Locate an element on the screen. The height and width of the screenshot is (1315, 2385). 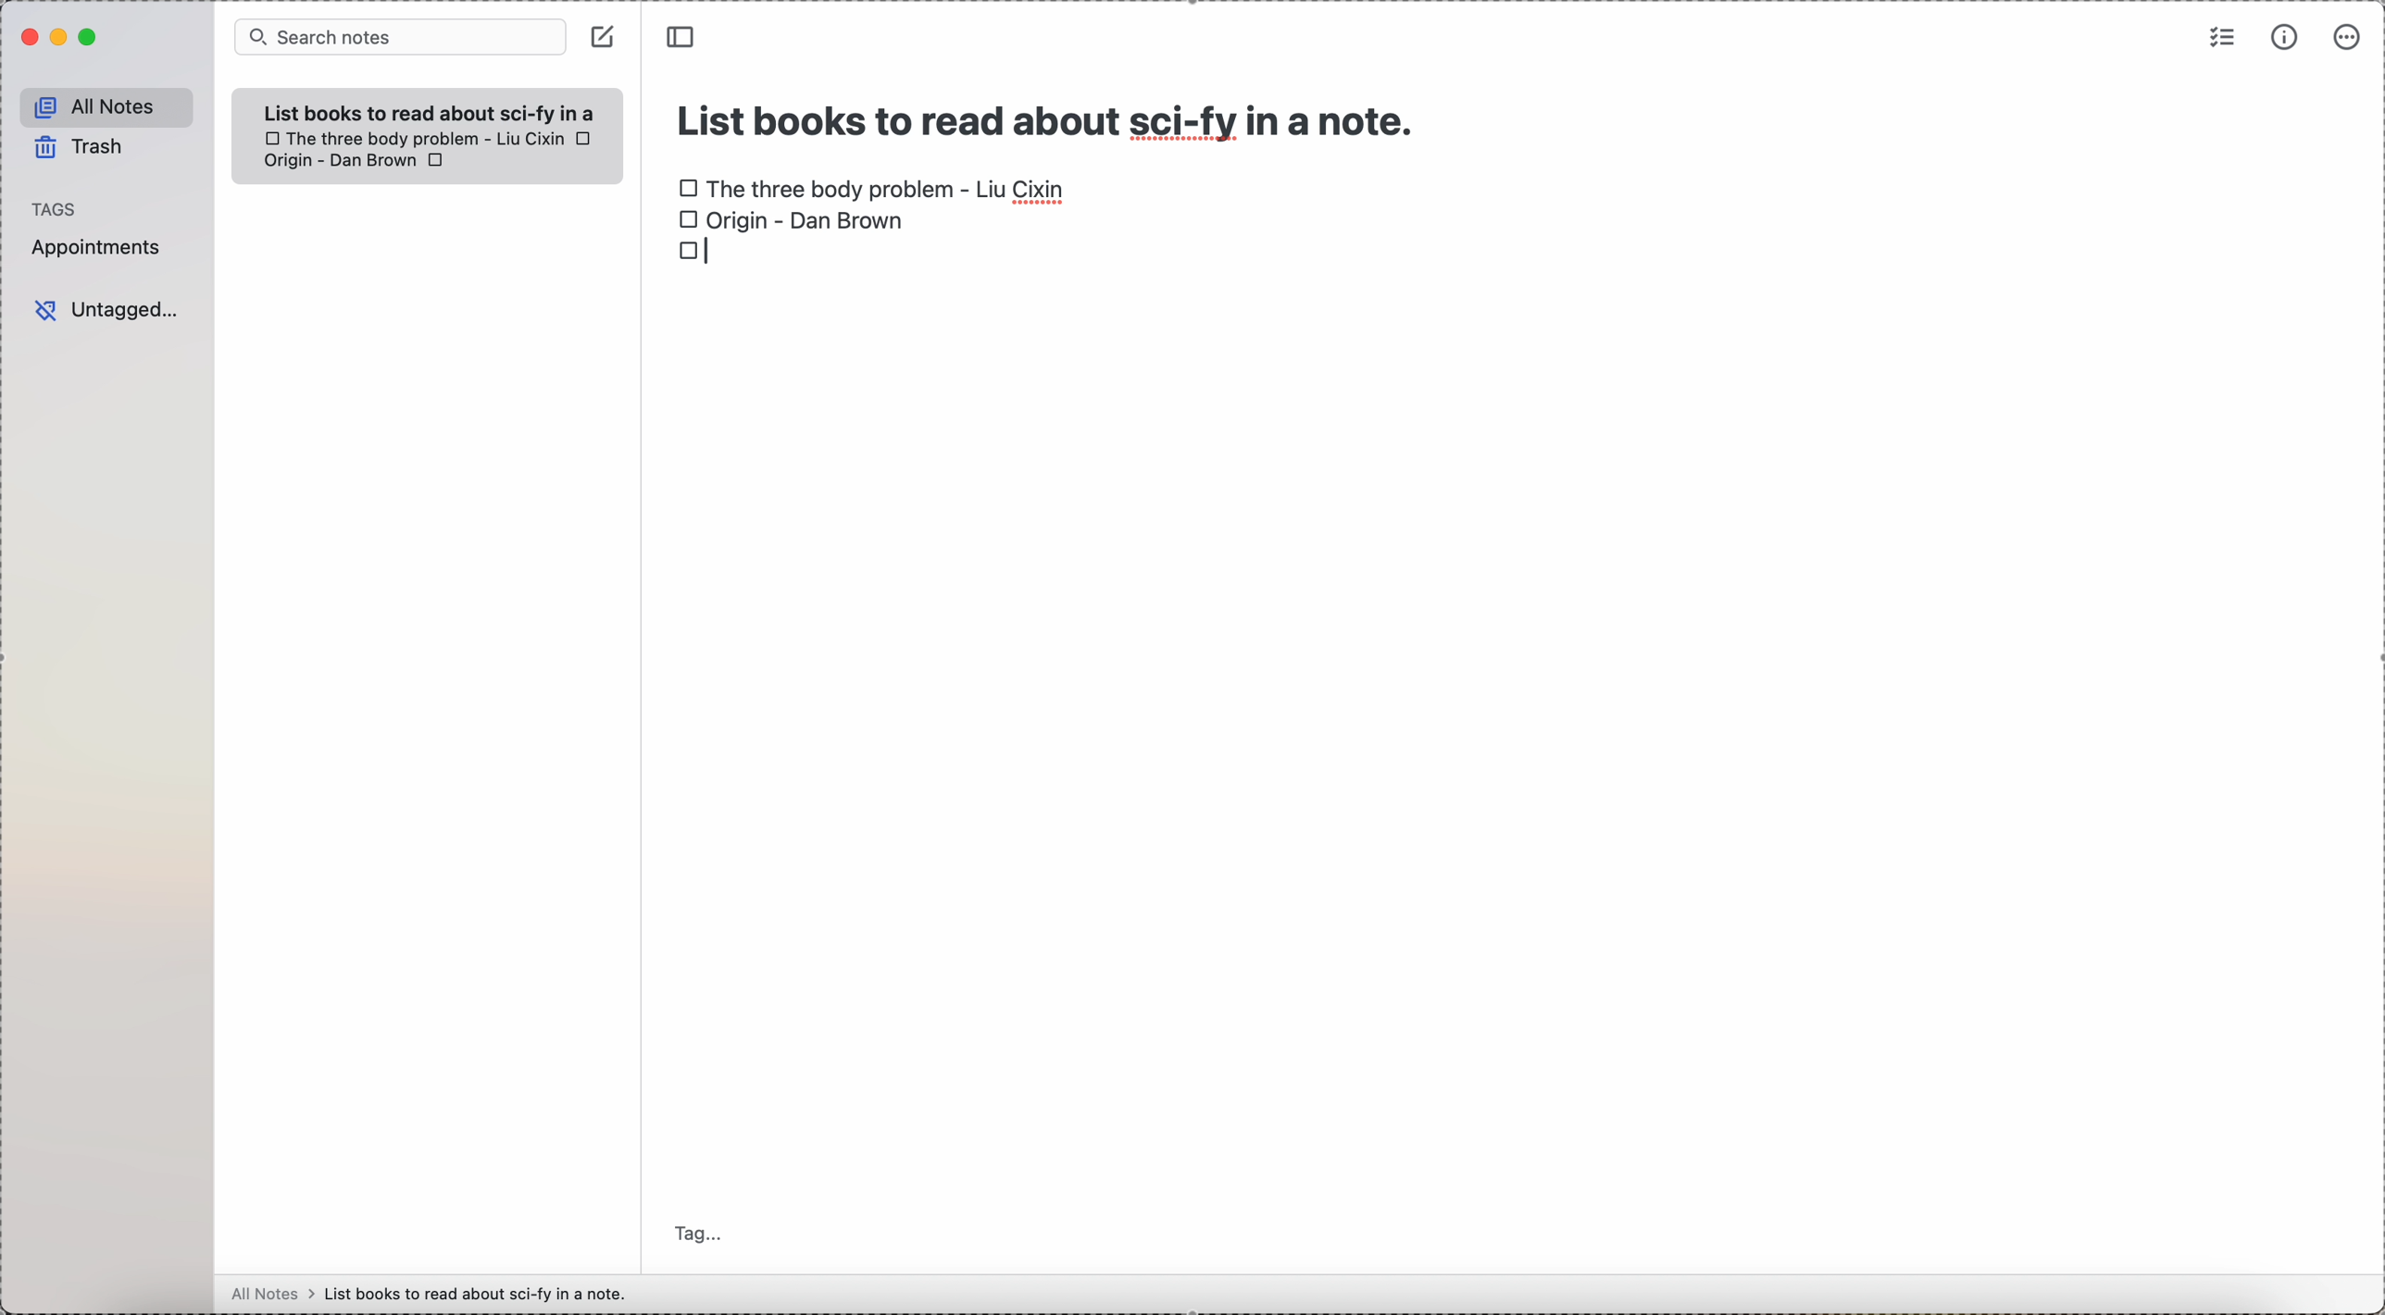
checkbox is located at coordinates (440, 163).